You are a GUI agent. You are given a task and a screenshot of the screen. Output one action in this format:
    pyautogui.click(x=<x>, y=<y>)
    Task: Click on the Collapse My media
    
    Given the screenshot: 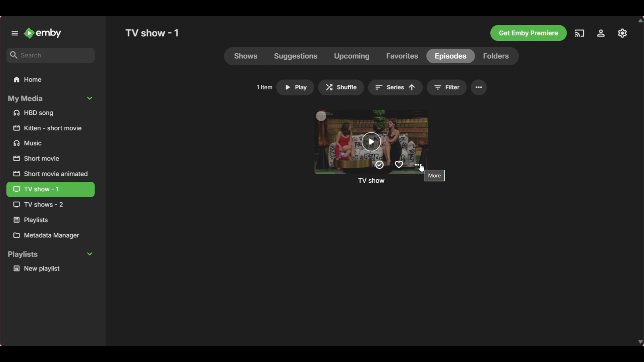 What is the action you would take?
    pyautogui.click(x=50, y=99)
    